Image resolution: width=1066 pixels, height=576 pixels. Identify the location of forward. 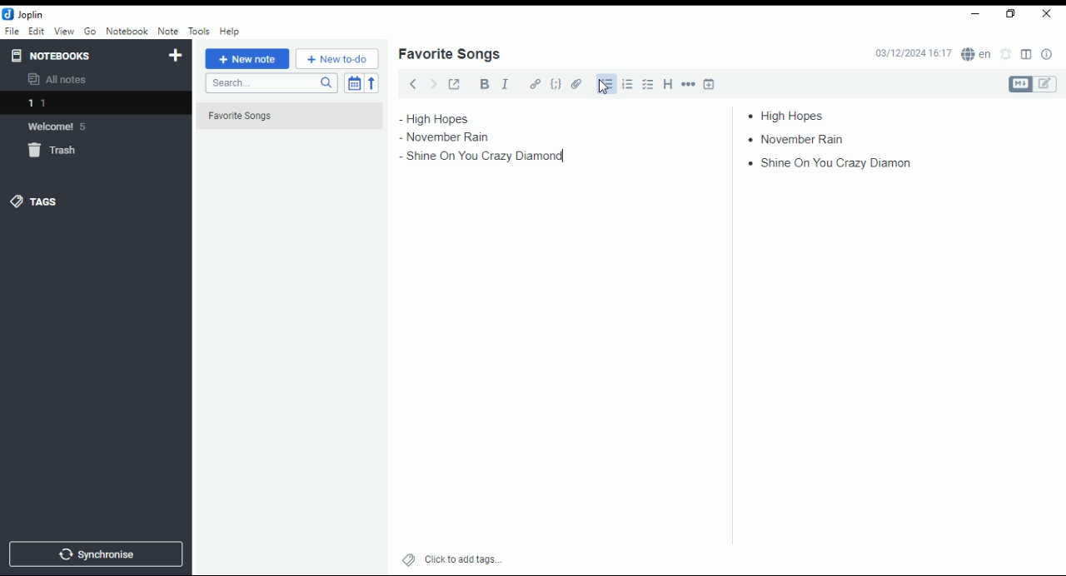
(433, 82).